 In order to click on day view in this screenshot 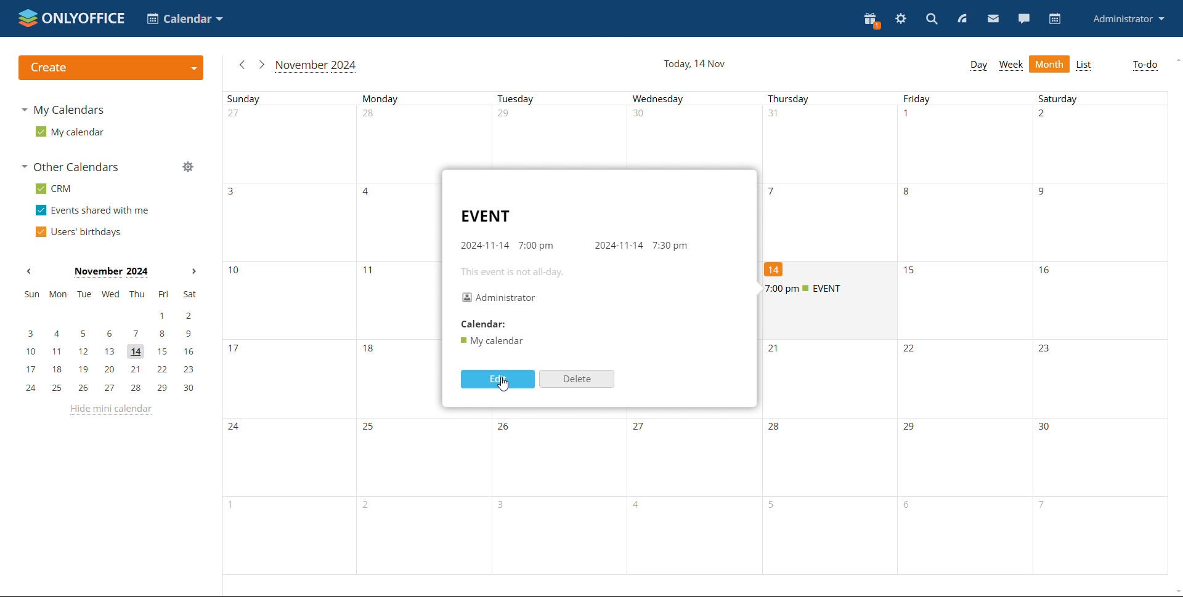, I will do `click(978, 65)`.